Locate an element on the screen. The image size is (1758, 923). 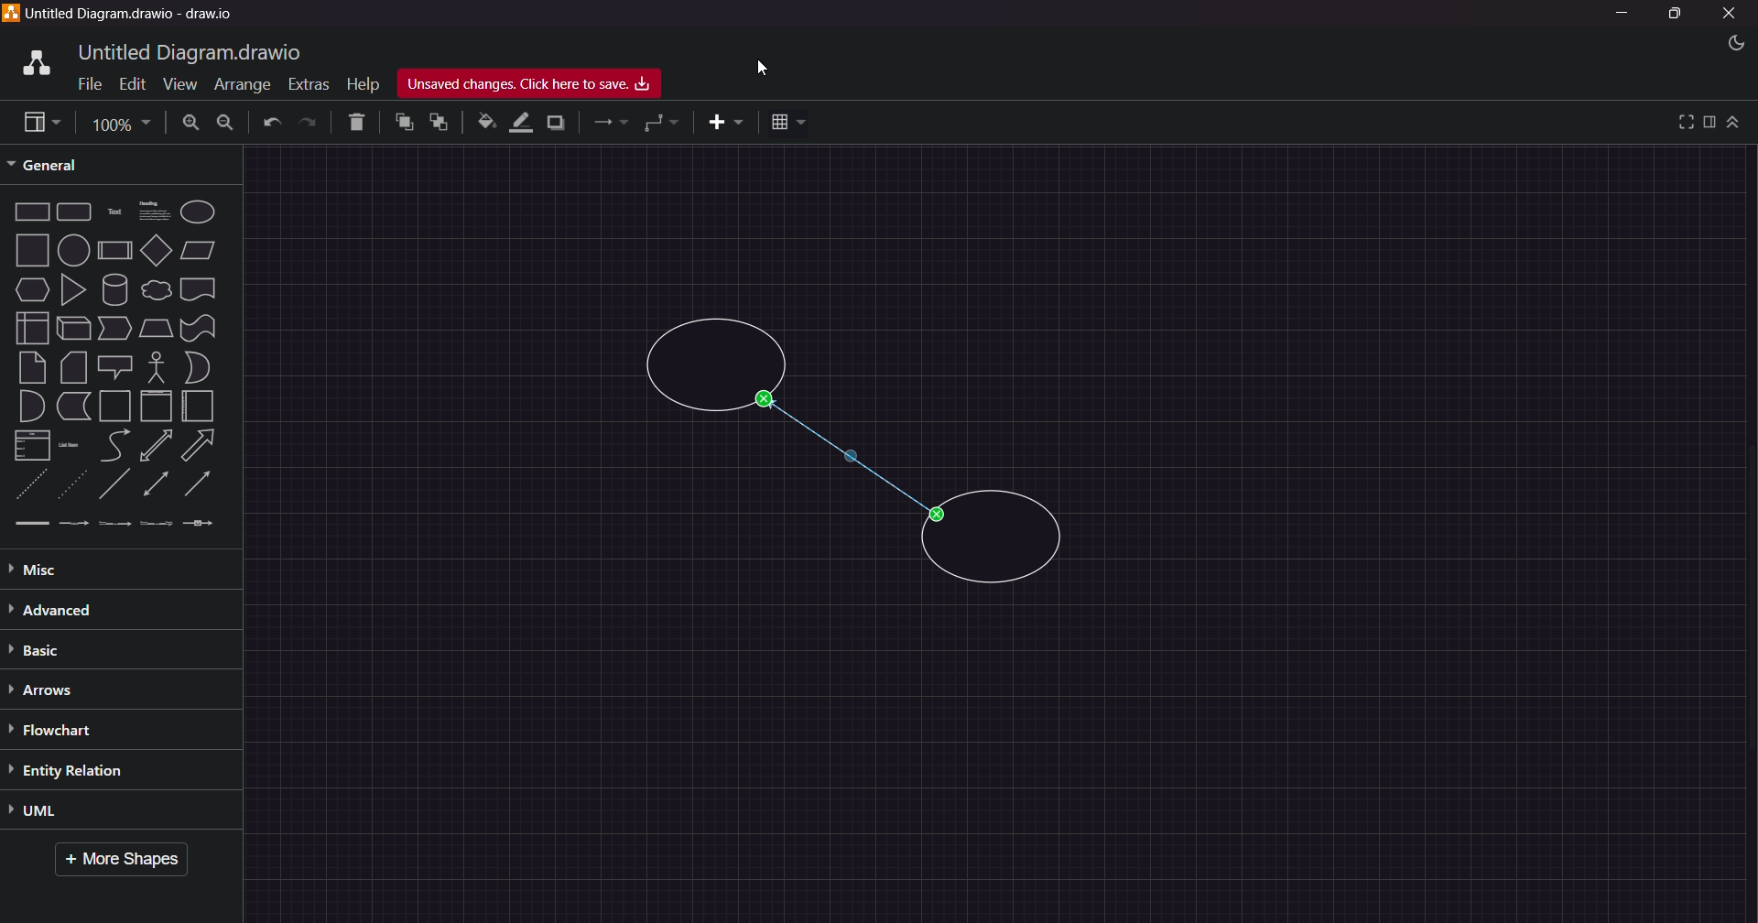
Unsaved Changes, Click here to Save is located at coordinates (537, 84).